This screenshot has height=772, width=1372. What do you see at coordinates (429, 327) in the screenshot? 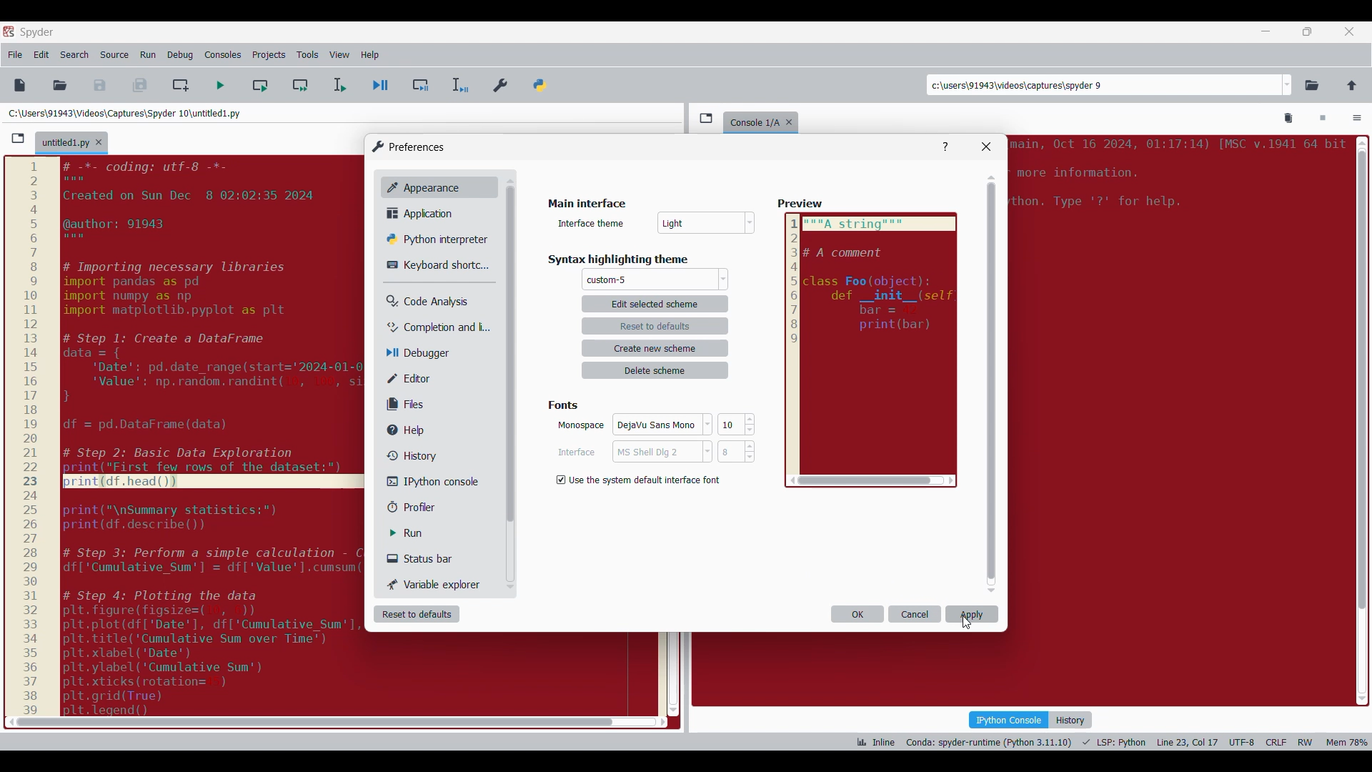
I see `Completion and linting` at bounding box center [429, 327].